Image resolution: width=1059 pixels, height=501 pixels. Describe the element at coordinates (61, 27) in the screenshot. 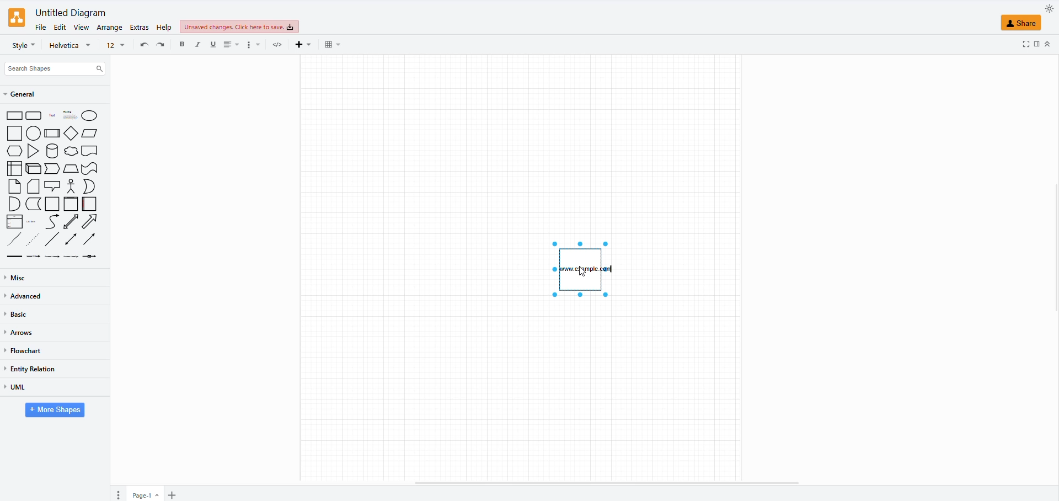

I see `edit` at that location.